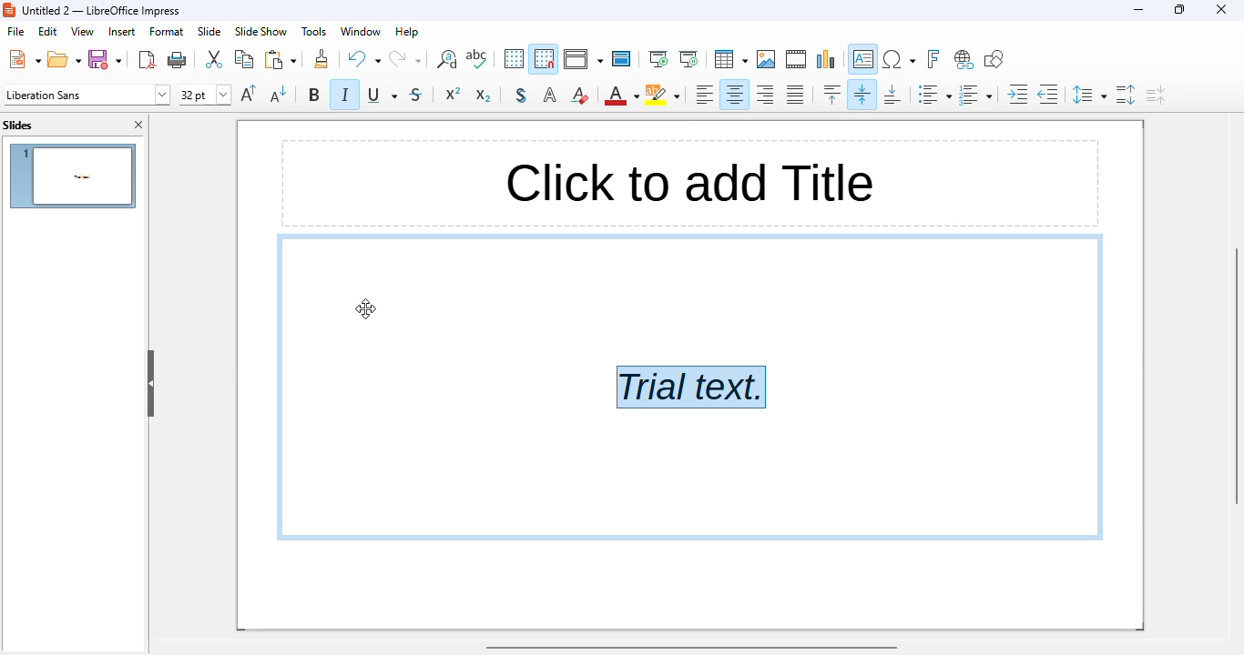  What do you see at coordinates (621, 96) in the screenshot?
I see `font color` at bounding box center [621, 96].